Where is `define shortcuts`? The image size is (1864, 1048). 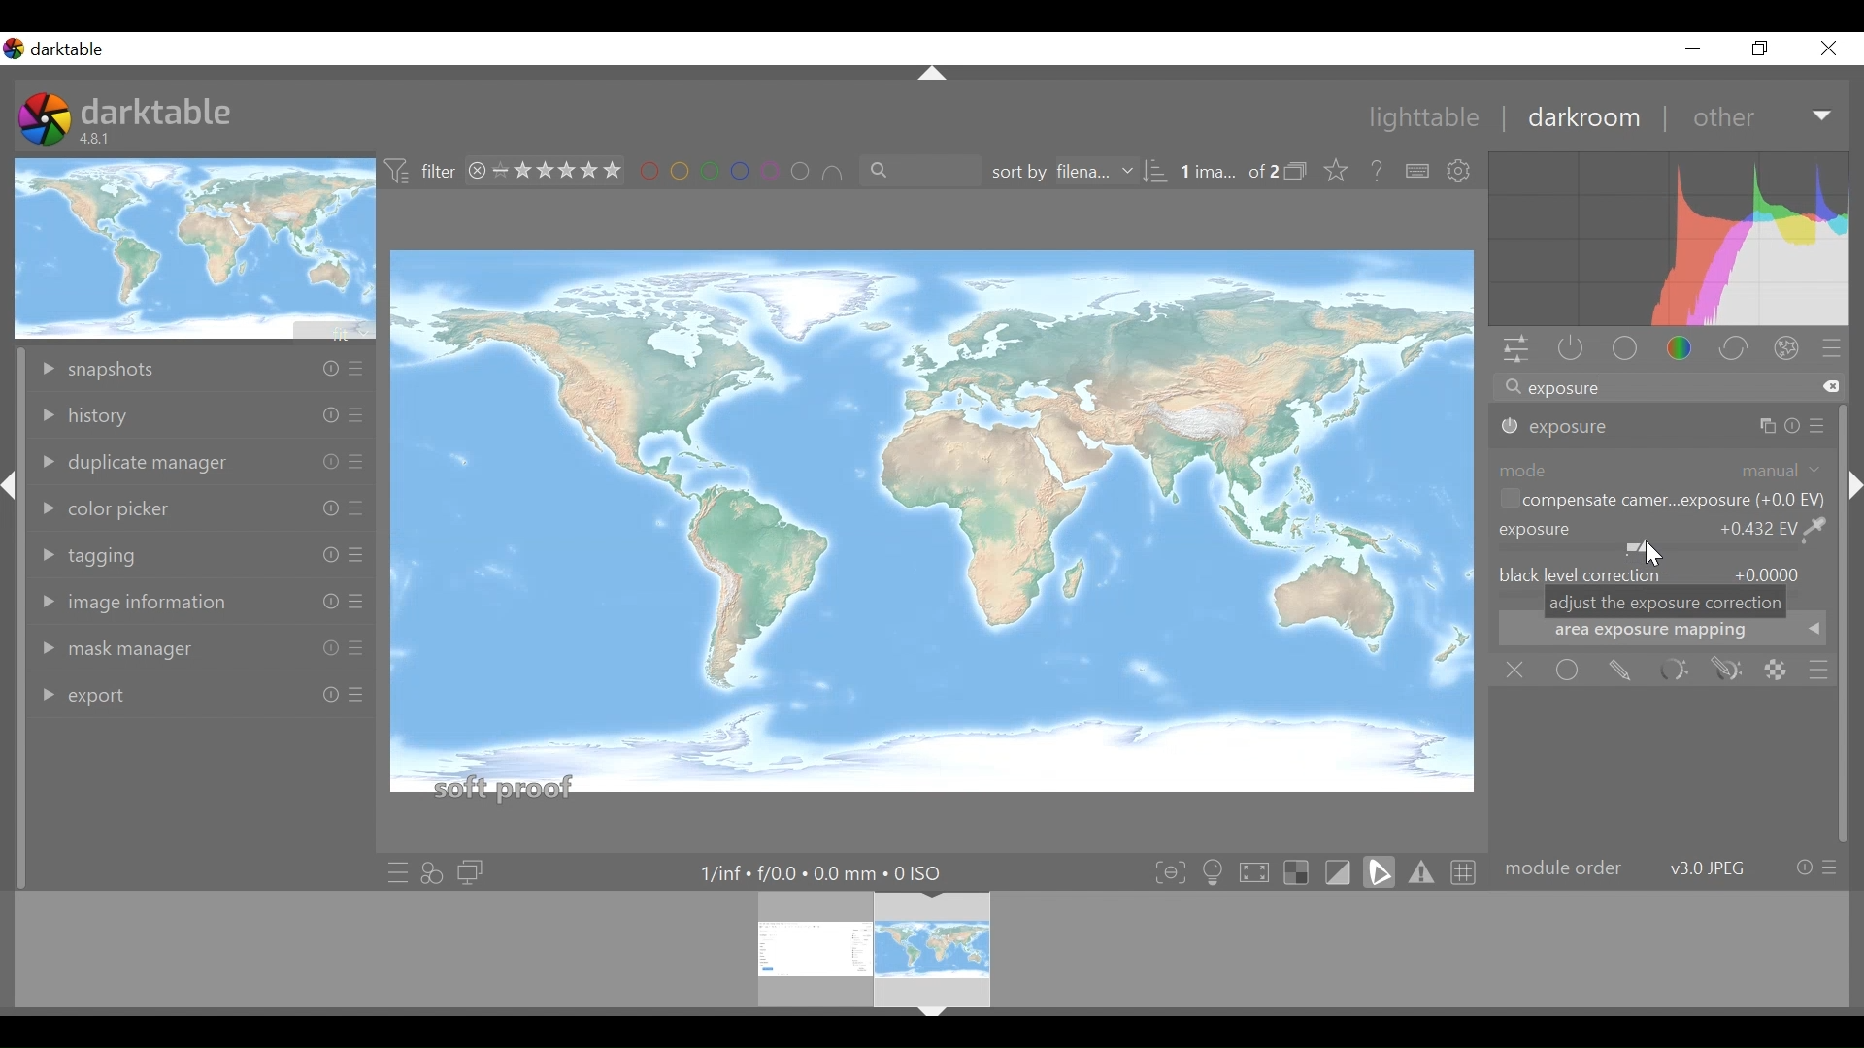
define shortcuts is located at coordinates (1418, 172).